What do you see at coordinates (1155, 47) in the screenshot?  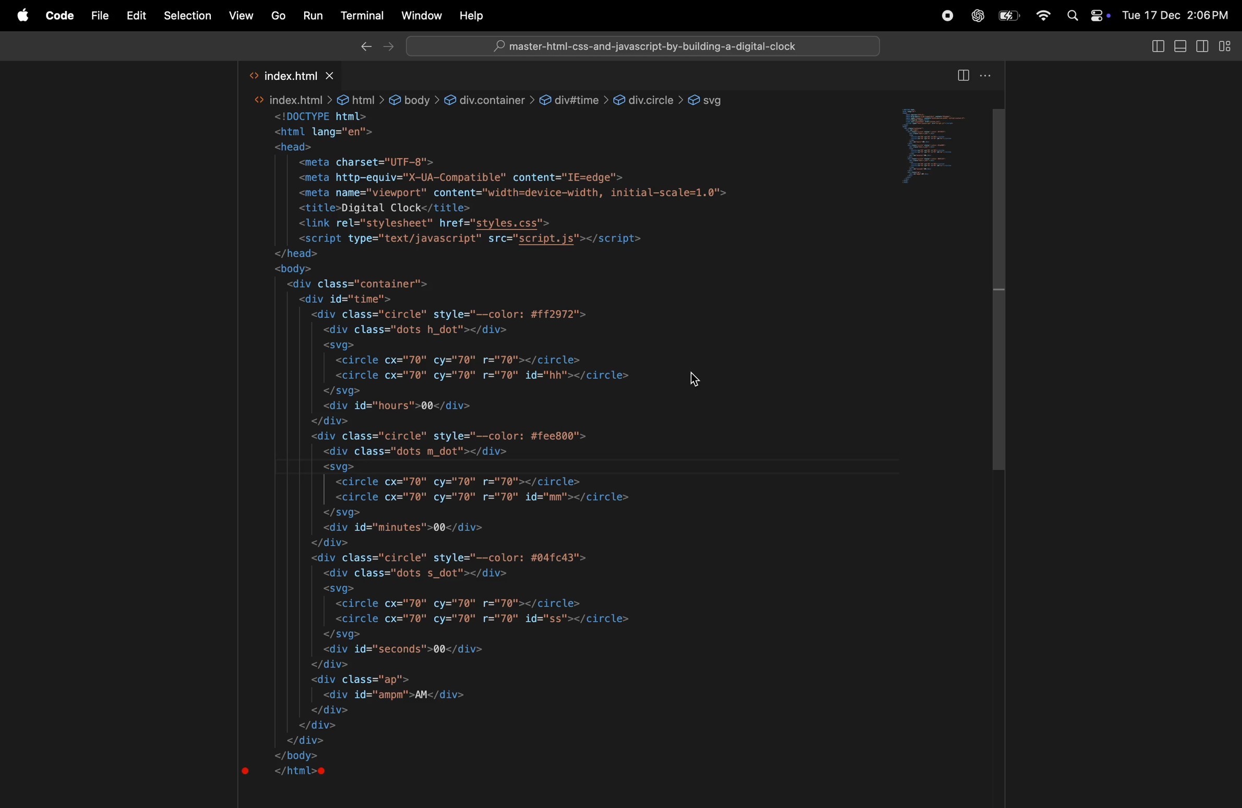 I see `toggle panel` at bounding box center [1155, 47].